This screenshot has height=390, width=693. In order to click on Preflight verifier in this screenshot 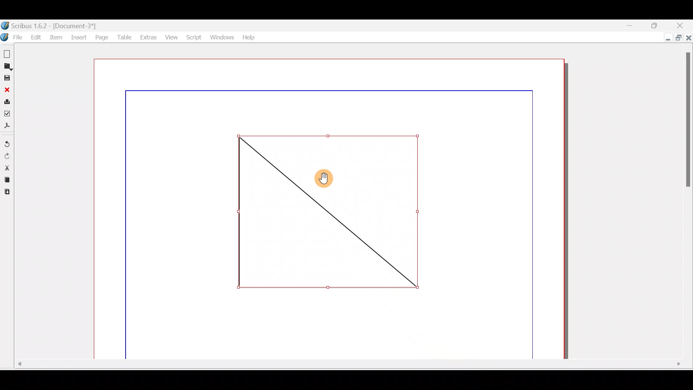, I will do `click(9, 113)`.